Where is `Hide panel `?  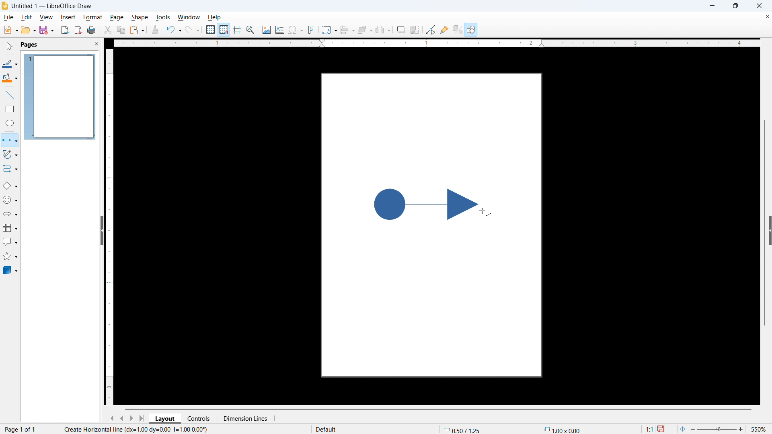 Hide panel  is located at coordinates (101, 229).